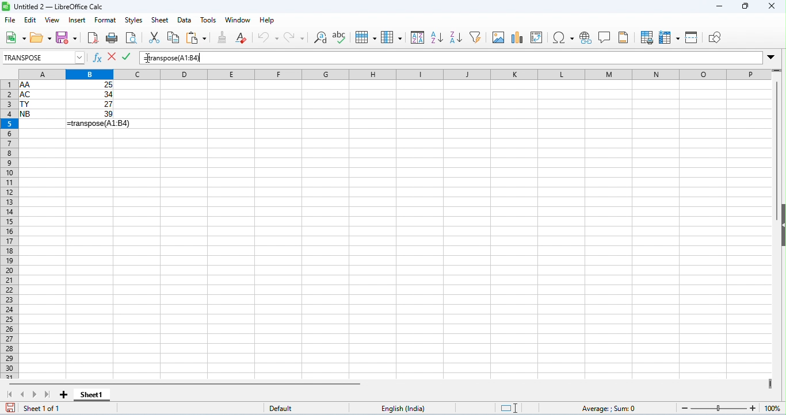 The width and height of the screenshot is (786, 415). What do you see at coordinates (97, 58) in the screenshot?
I see `function wizard` at bounding box center [97, 58].